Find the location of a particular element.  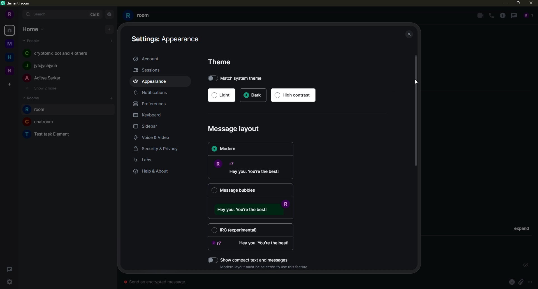

room is located at coordinates (37, 110).